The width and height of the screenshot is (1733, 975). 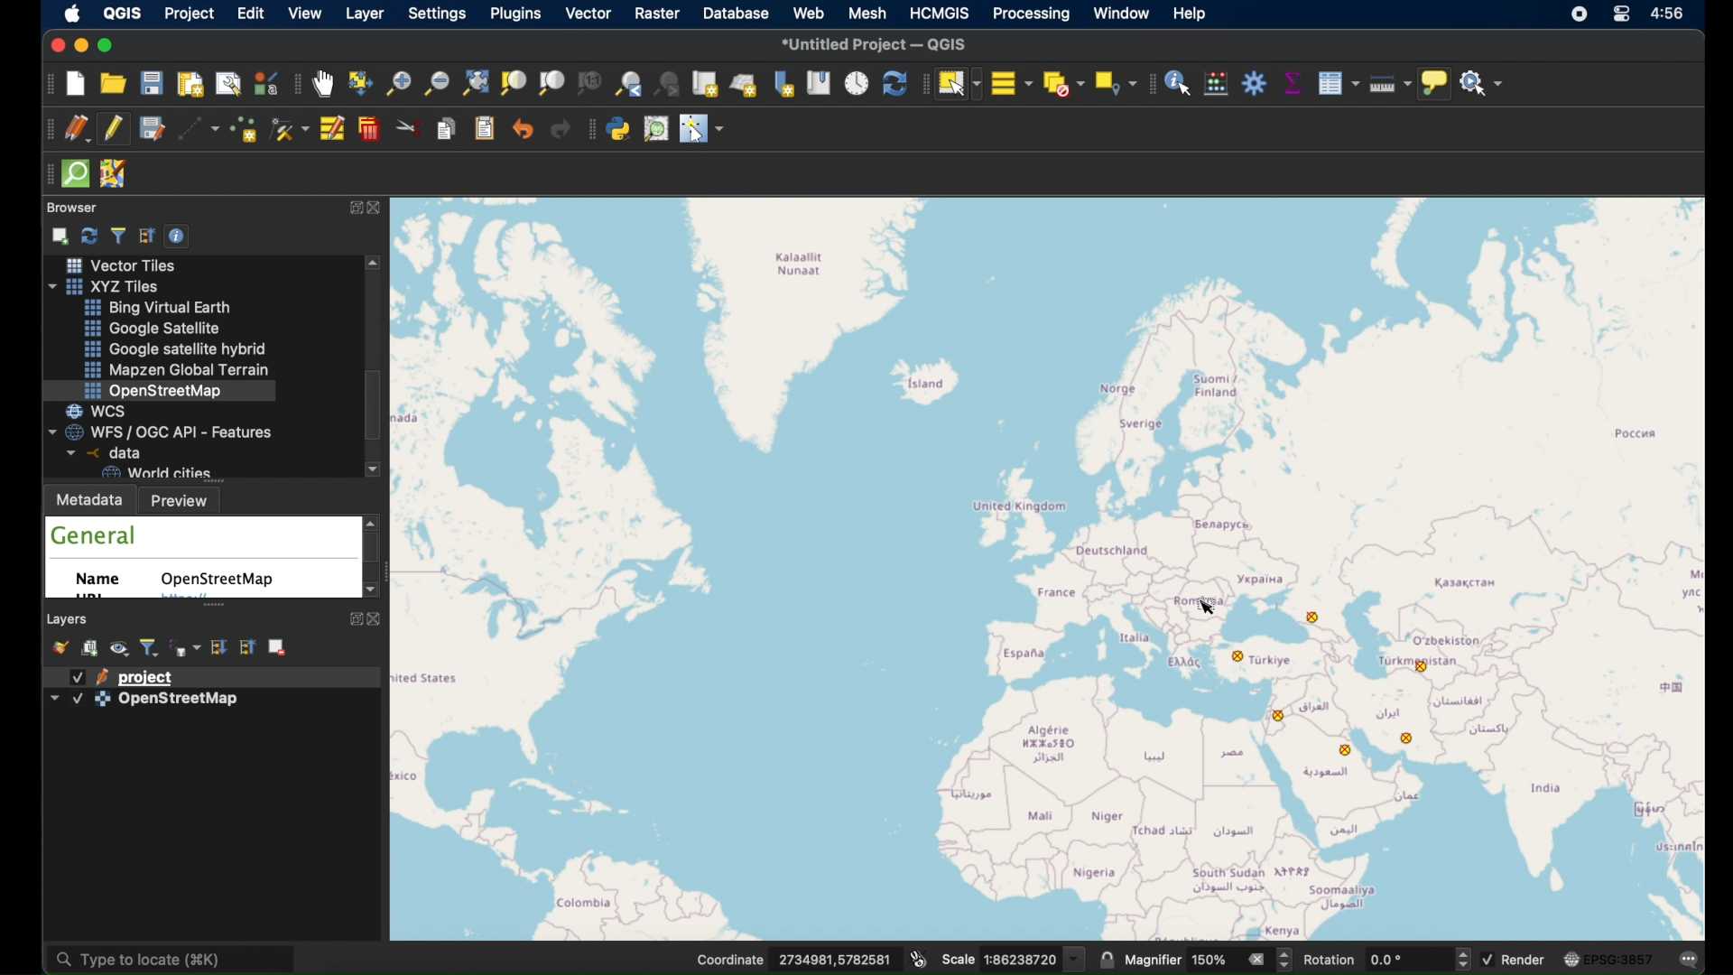 What do you see at coordinates (253, 14) in the screenshot?
I see `edit` at bounding box center [253, 14].